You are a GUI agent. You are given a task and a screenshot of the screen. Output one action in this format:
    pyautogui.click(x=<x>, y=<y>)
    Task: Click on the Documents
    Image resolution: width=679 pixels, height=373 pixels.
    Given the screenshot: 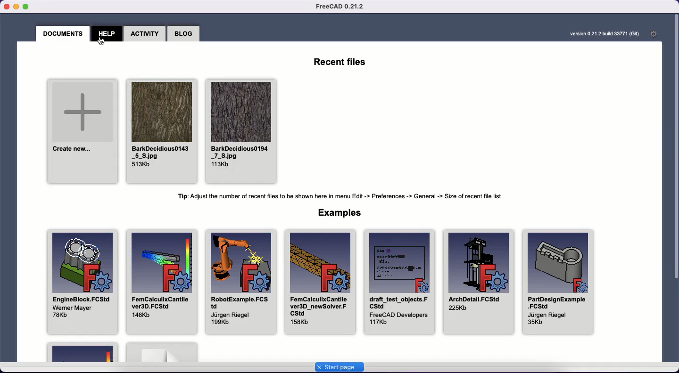 What is the action you would take?
    pyautogui.click(x=64, y=33)
    